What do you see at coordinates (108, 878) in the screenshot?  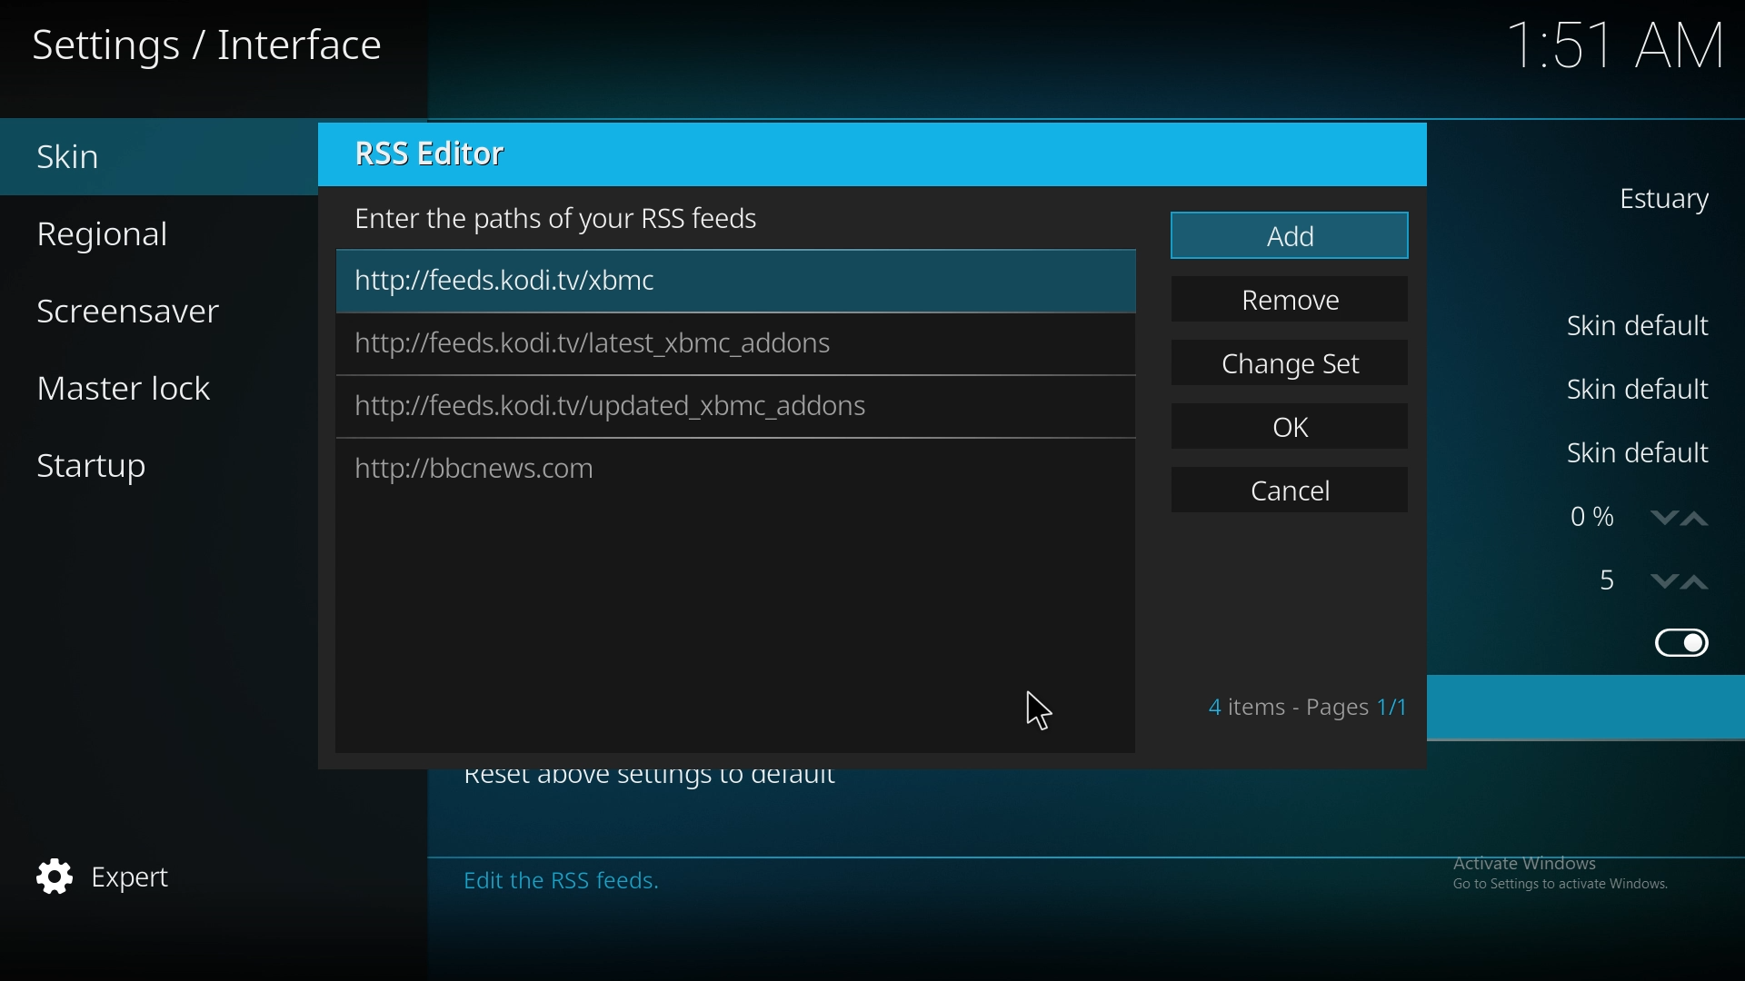 I see `Expert` at bounding box center [108, 878].